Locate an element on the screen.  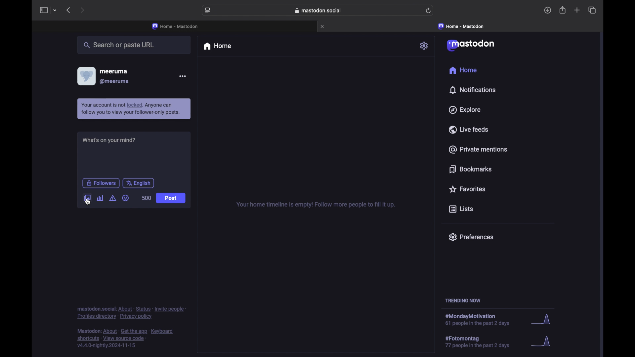
close is located at coordinates (323, 26).